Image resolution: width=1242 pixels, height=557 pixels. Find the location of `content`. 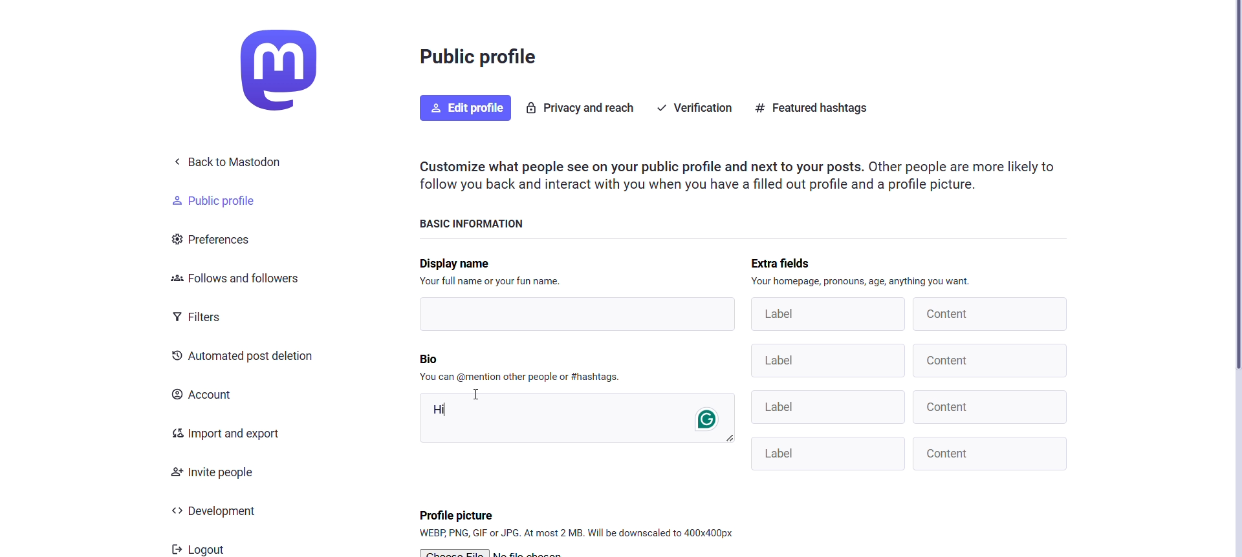

content is located at coordinates (989, 407).